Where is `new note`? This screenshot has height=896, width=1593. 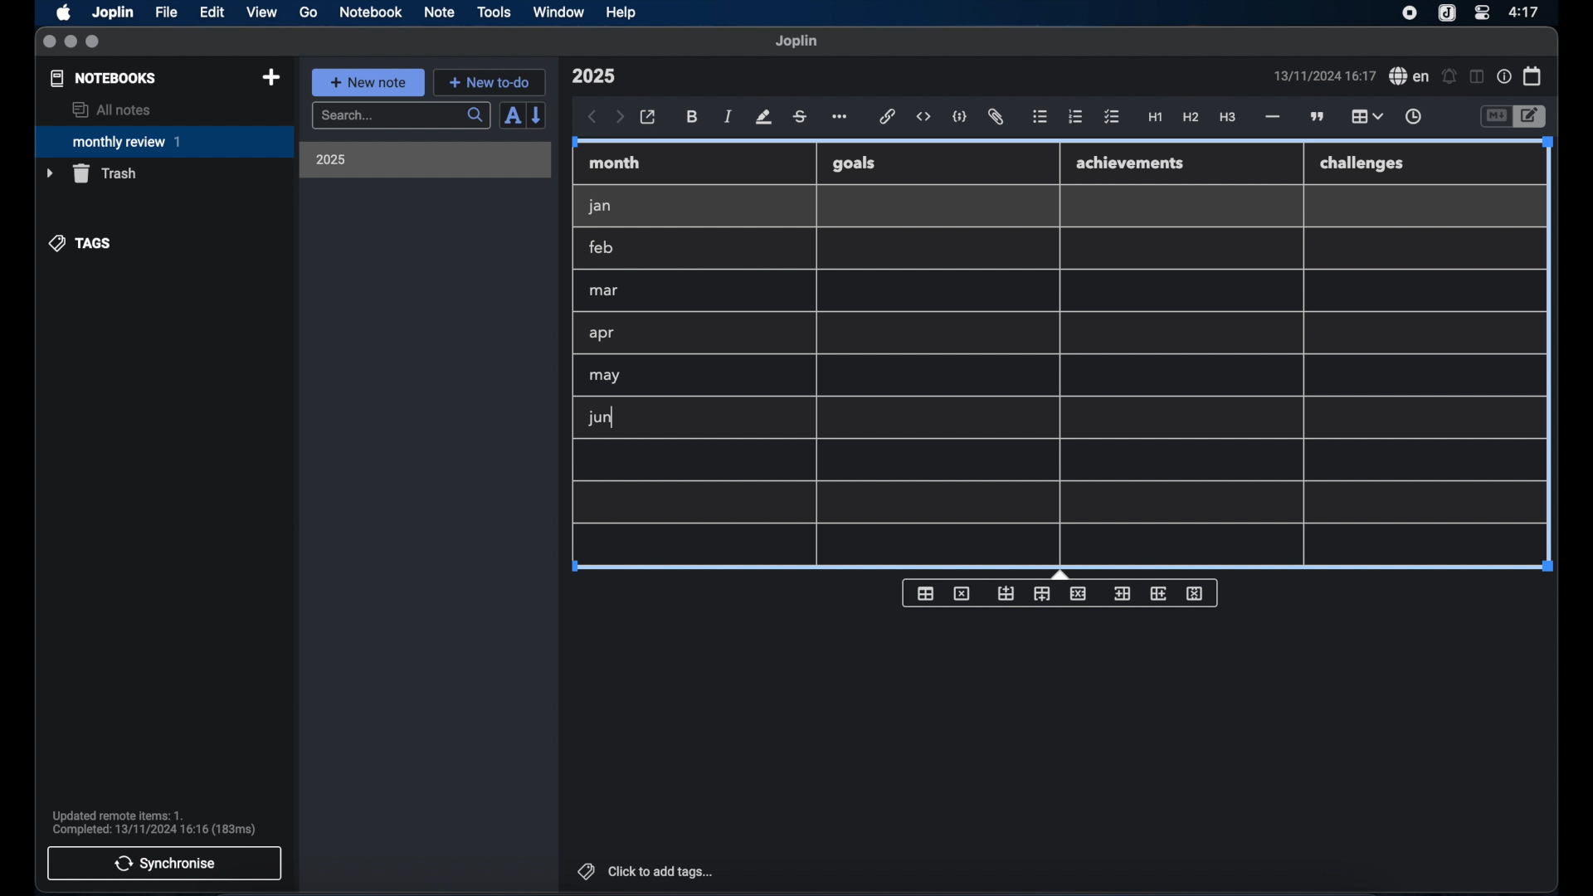
new note is located at coordinates (368, 82).